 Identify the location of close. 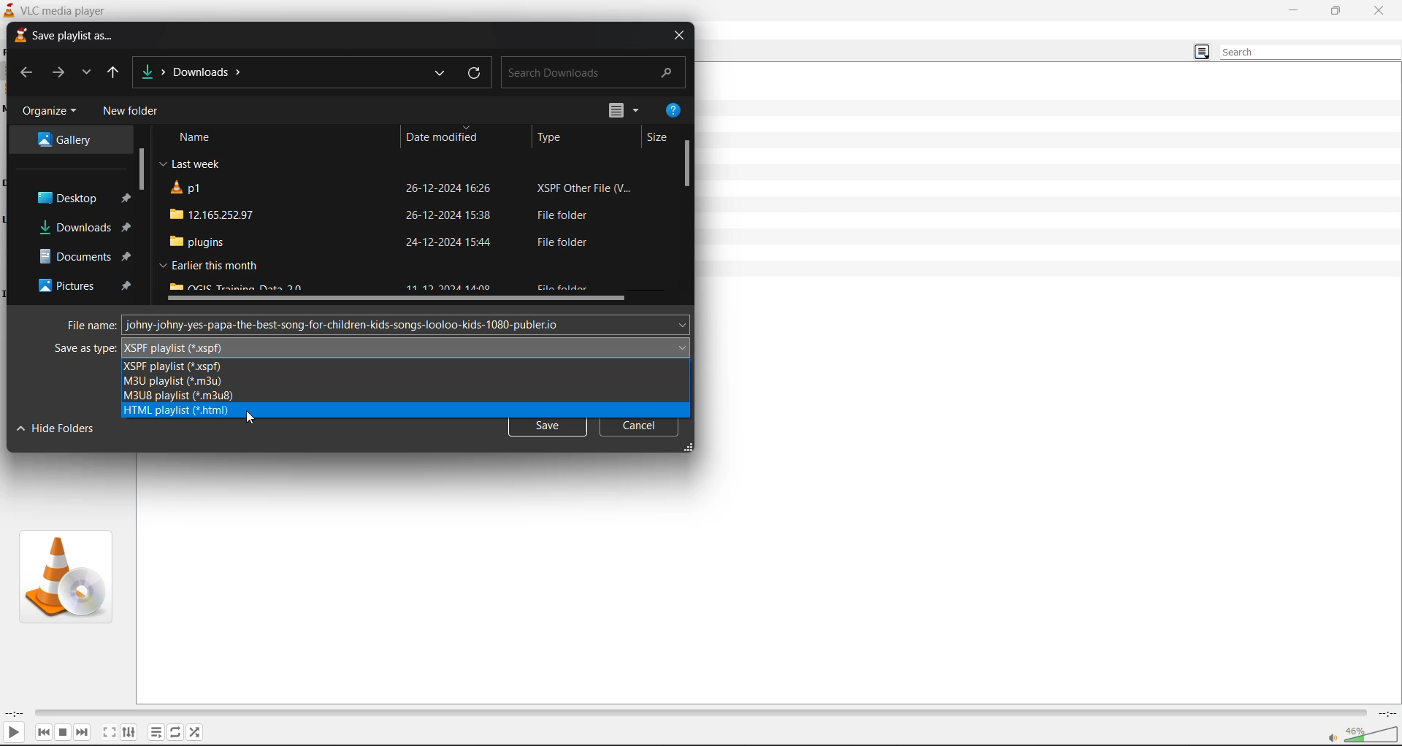
(1382, 10).